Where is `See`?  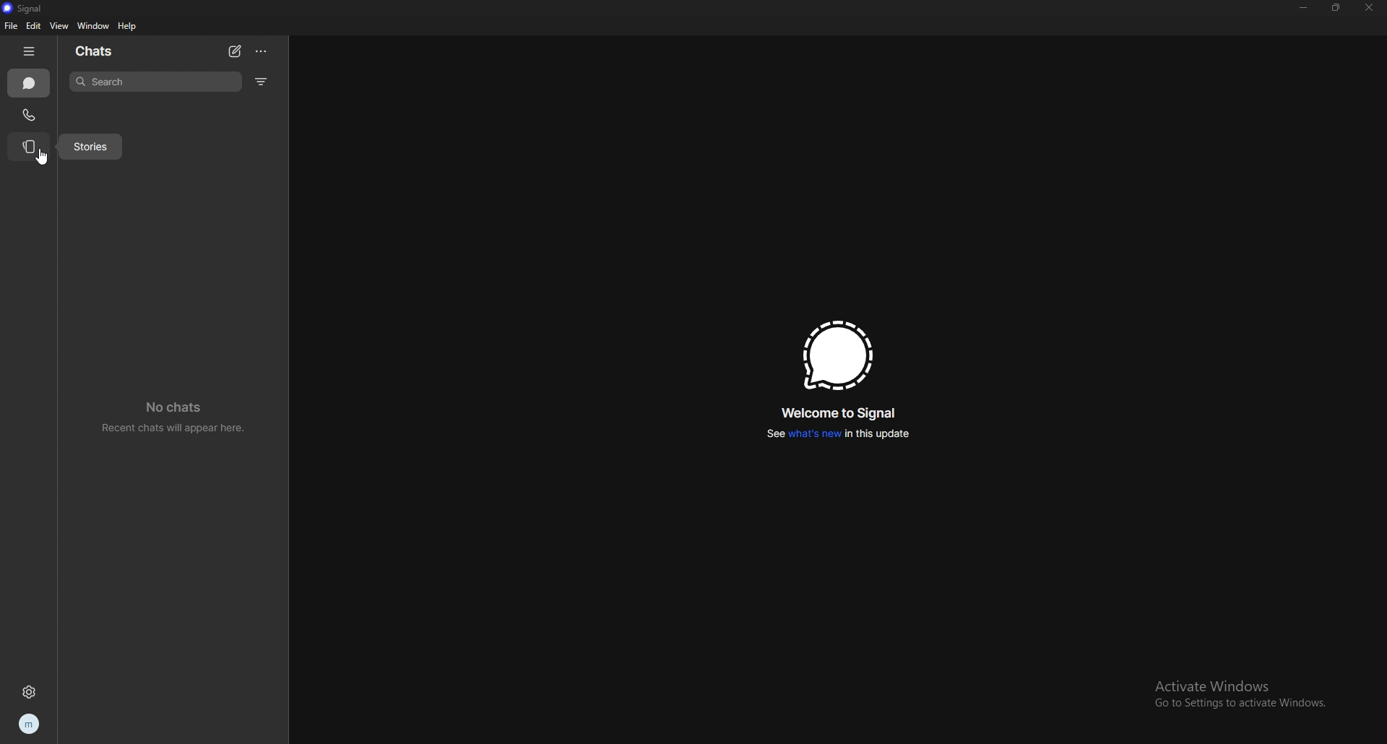
See is located at coordinates (769, 436).